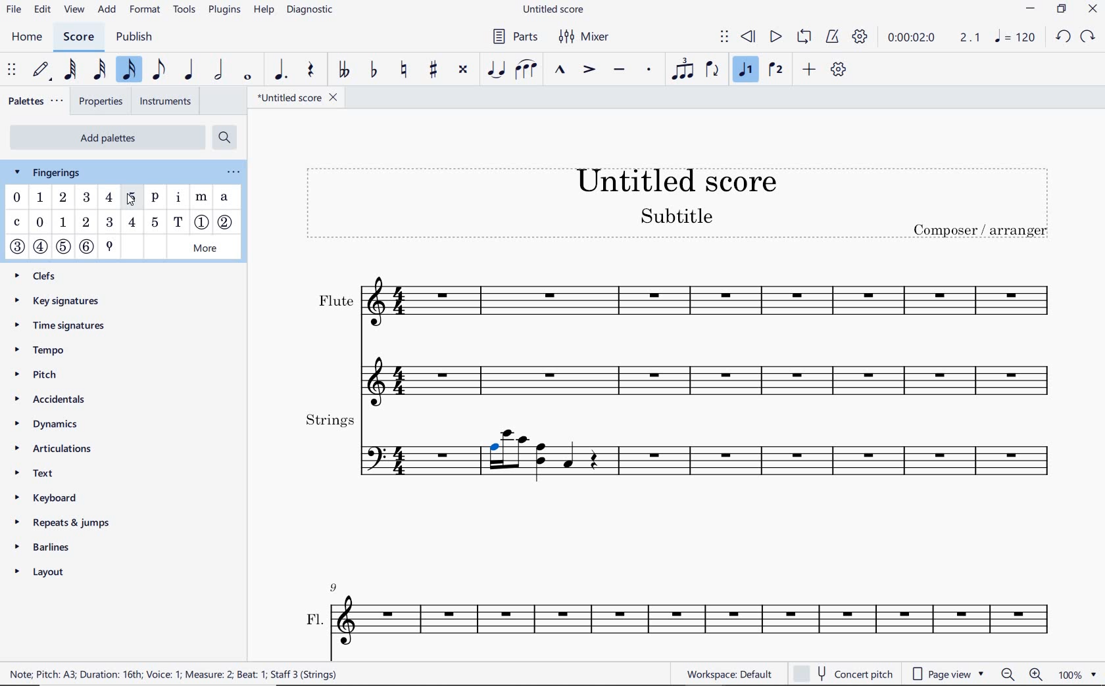 The height and width of the screenshot is (686, 1105). Describe the element at coordinates (203, 196) in the screenshot. I see `RH GUITAR FINGERING M` at that location.